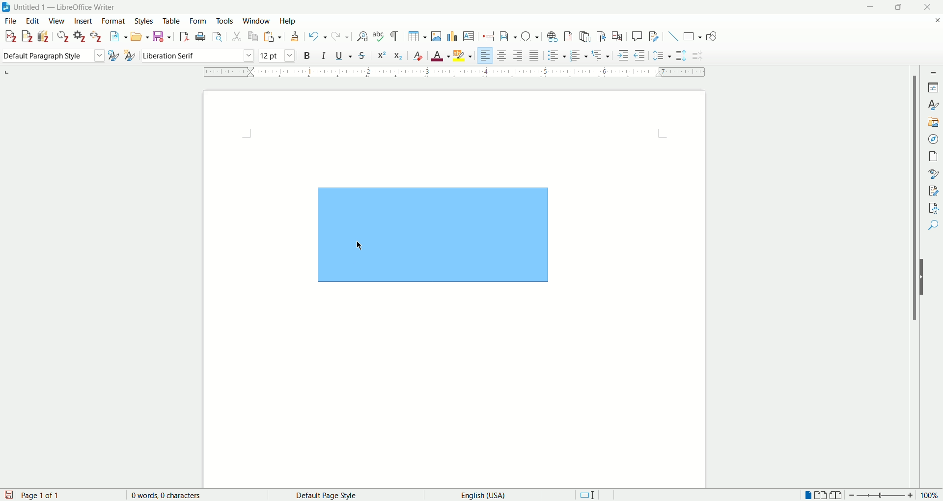  What do you see at coordinates (530, 37) in the screenshot?
I see `insert symbol` at bounding box center [530, 37].